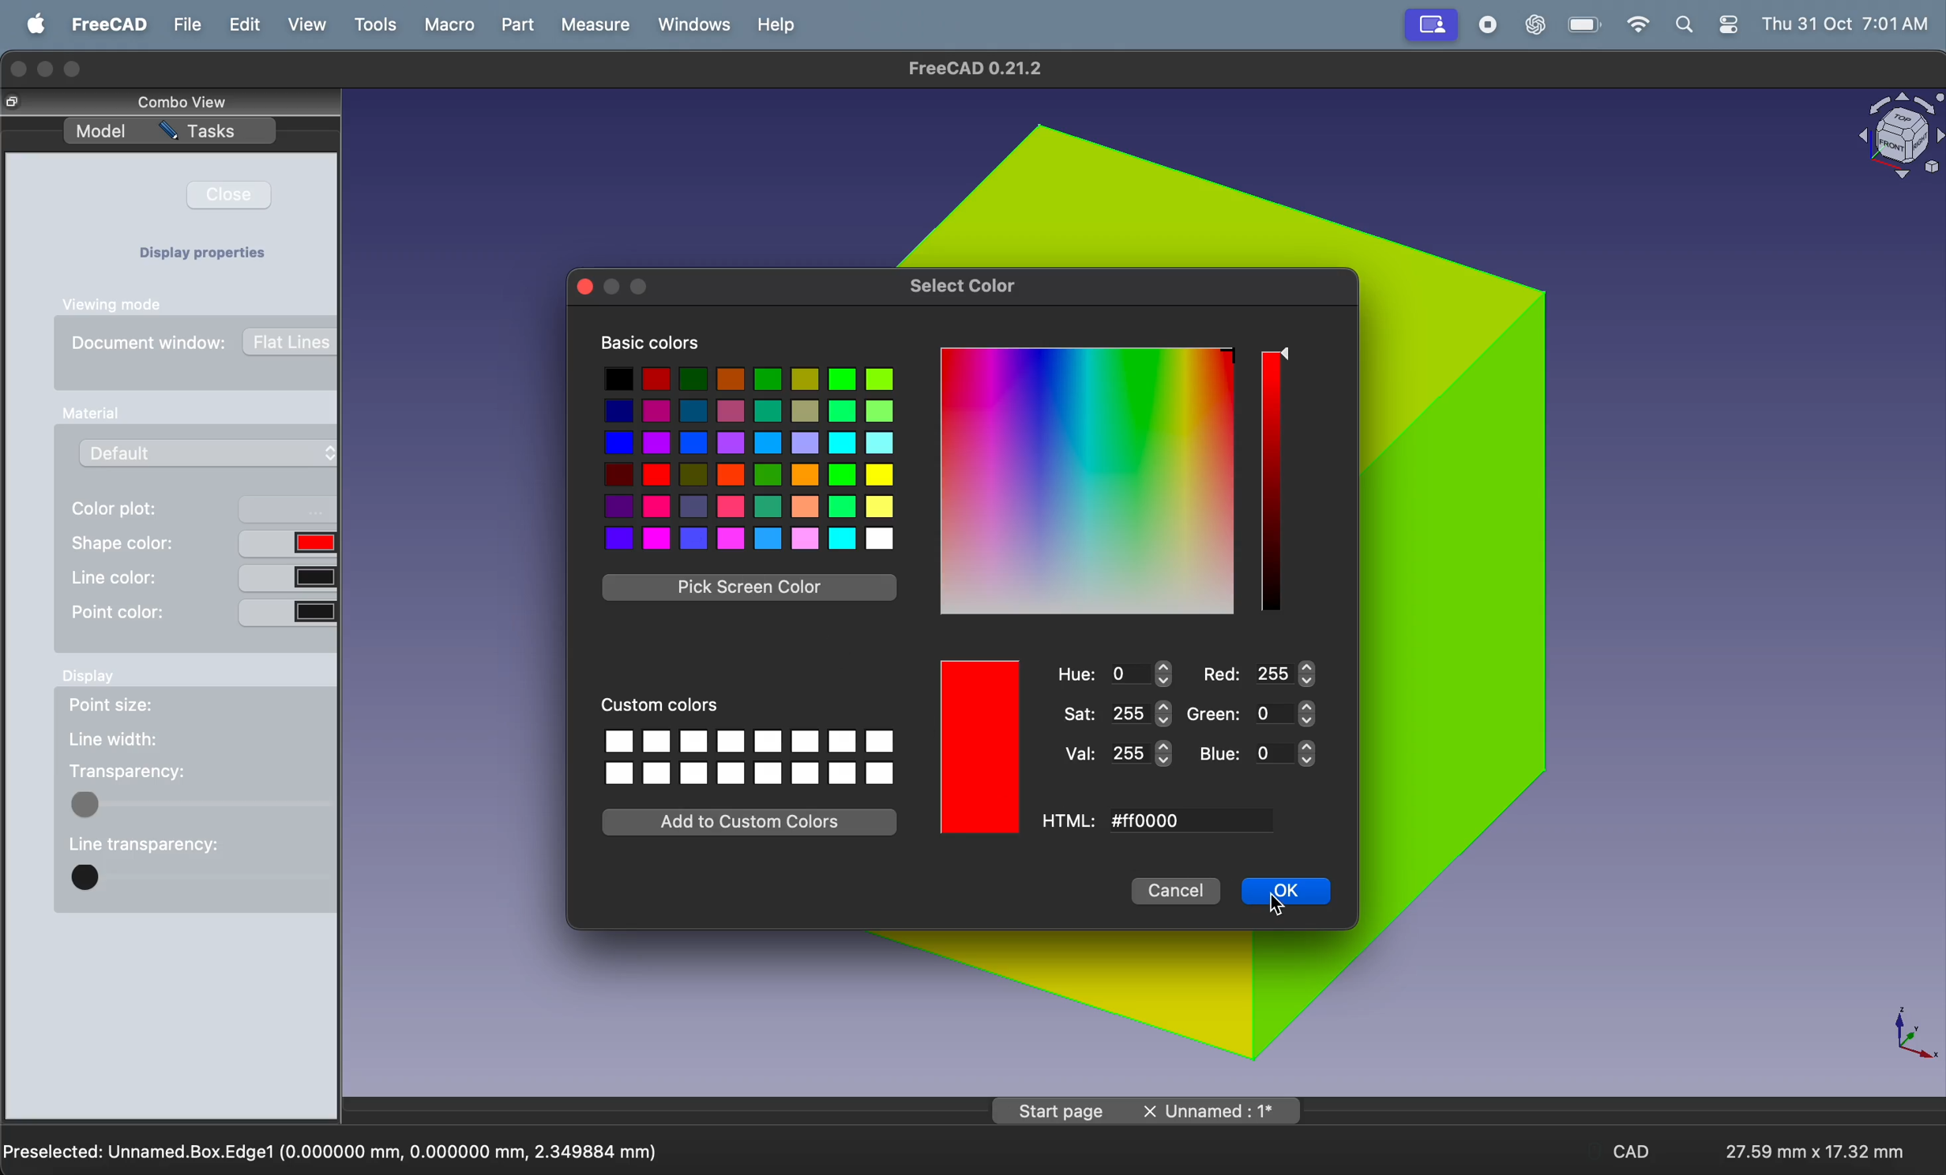  What do you see at coordinates (1579, 25) in the screenshot?
I see `battery` at bounding box center [1579, 25].